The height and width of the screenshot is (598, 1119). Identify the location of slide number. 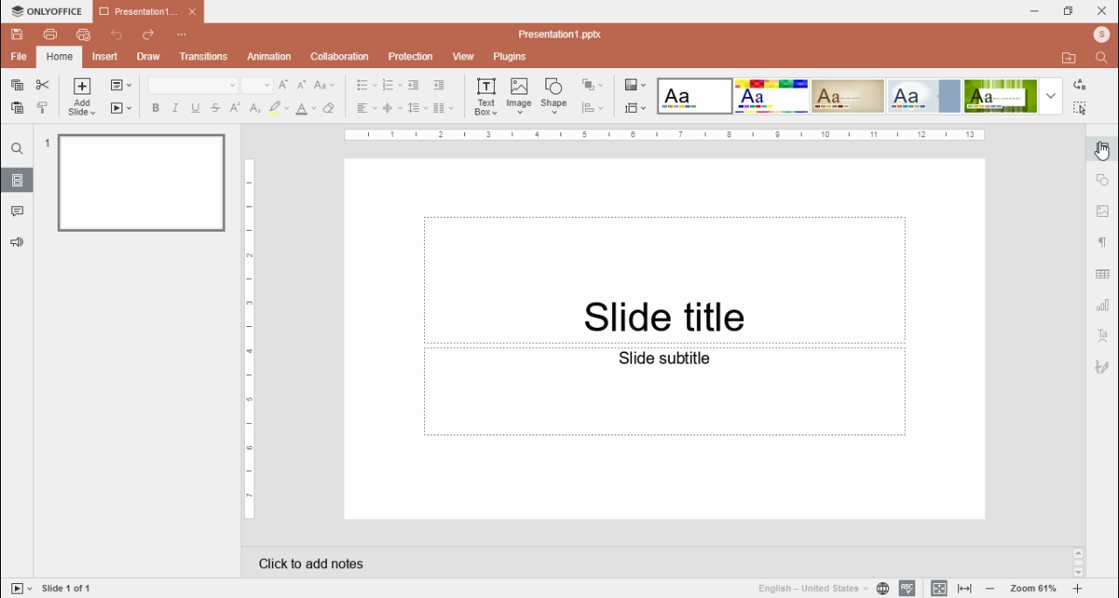
(73, 587).